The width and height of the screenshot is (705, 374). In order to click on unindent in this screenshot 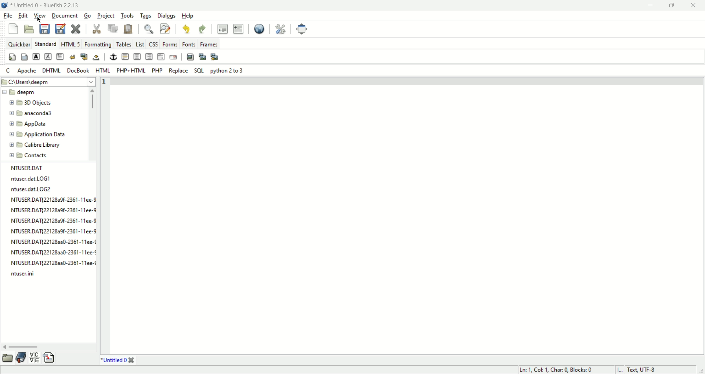, I will do `click(223, 29)`.